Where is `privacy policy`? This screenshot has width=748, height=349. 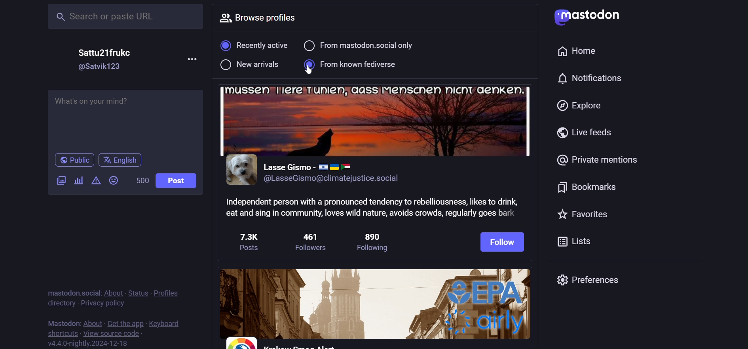 privacy policy is located at coordinates (101, 302).